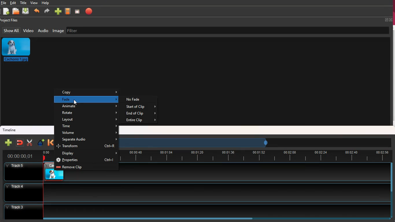 This screenshot has width=395, height=222. Describe the element at coordinates (75, 102) in the screenshot. I see `cursor` at that location.